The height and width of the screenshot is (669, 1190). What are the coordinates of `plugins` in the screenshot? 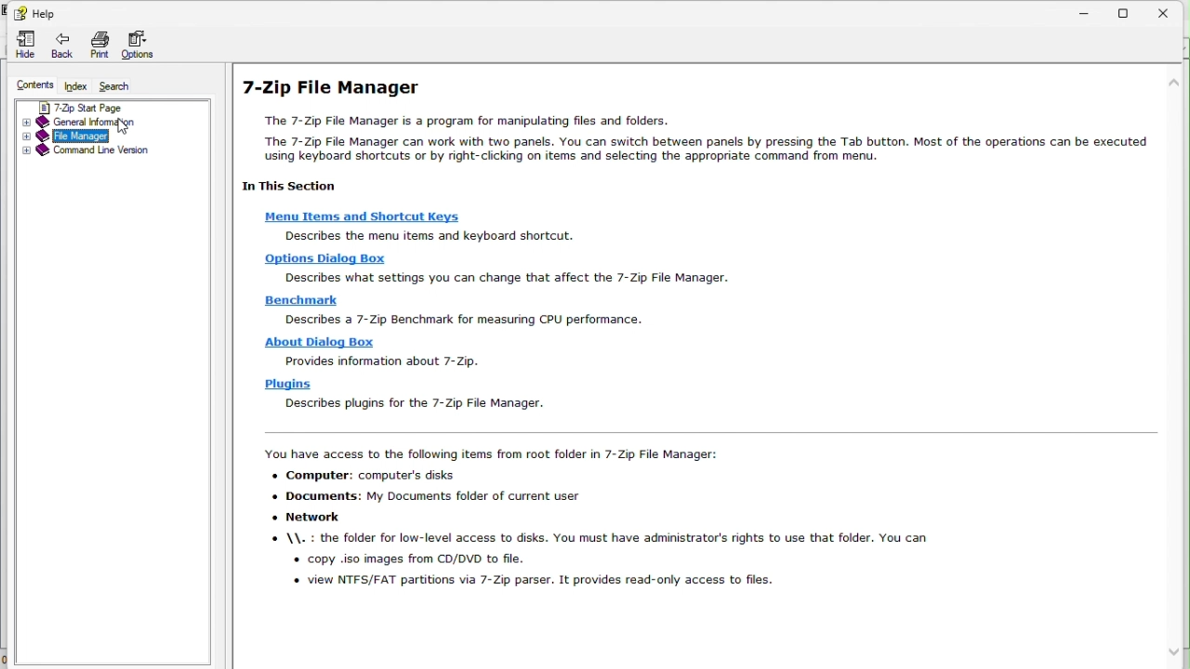 It's located at (289, 386).